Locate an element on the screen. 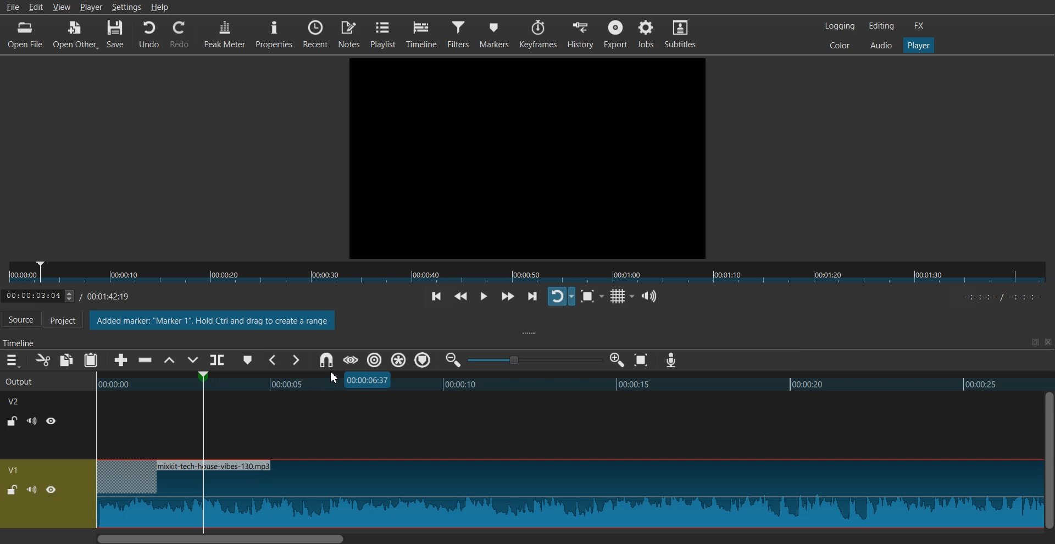 The image size is (1055, 544). Append  is located at coordinates (121, 360).